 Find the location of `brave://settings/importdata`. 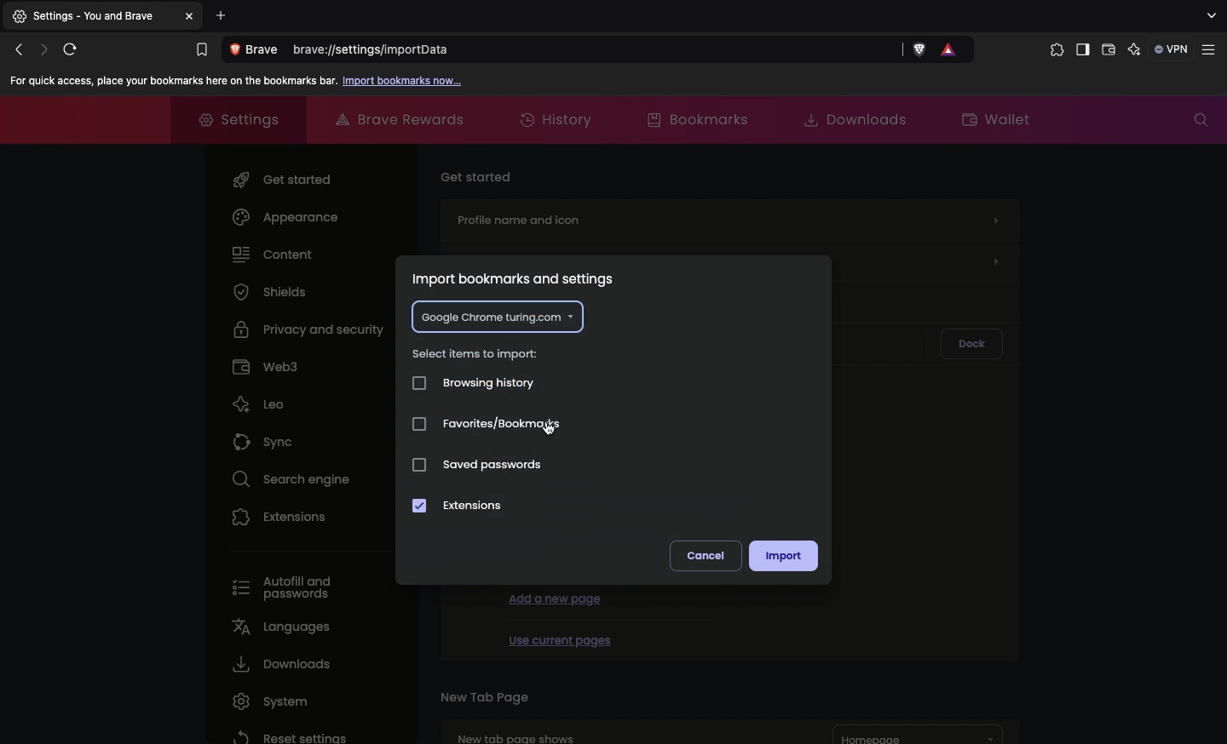

brave://settings/importdata is located at coordinates (597, 51).